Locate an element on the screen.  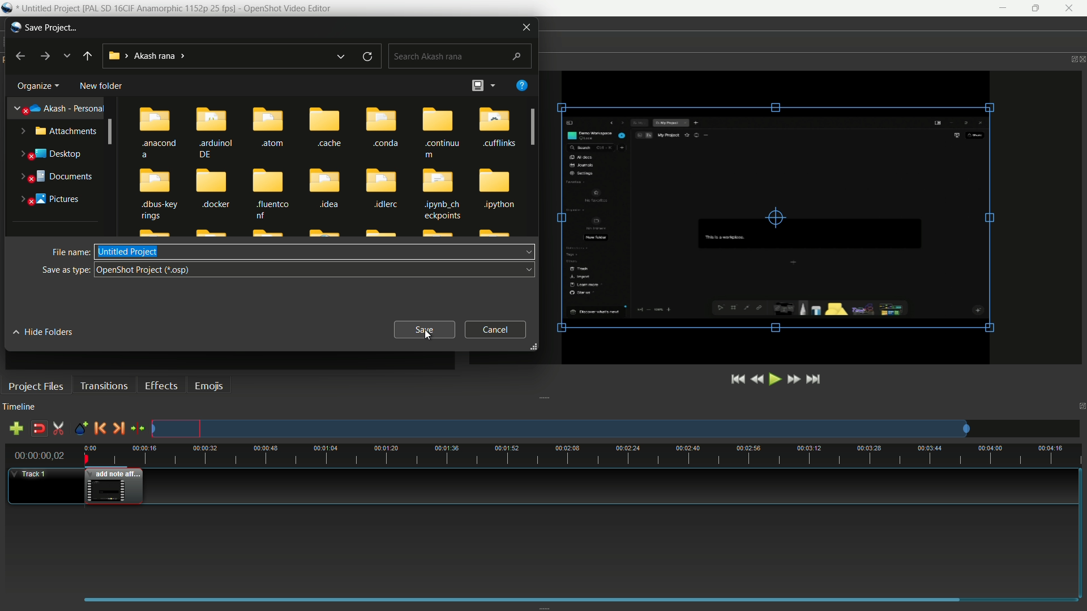
center the timeline on the playhead is located at coordinates (138, 429).